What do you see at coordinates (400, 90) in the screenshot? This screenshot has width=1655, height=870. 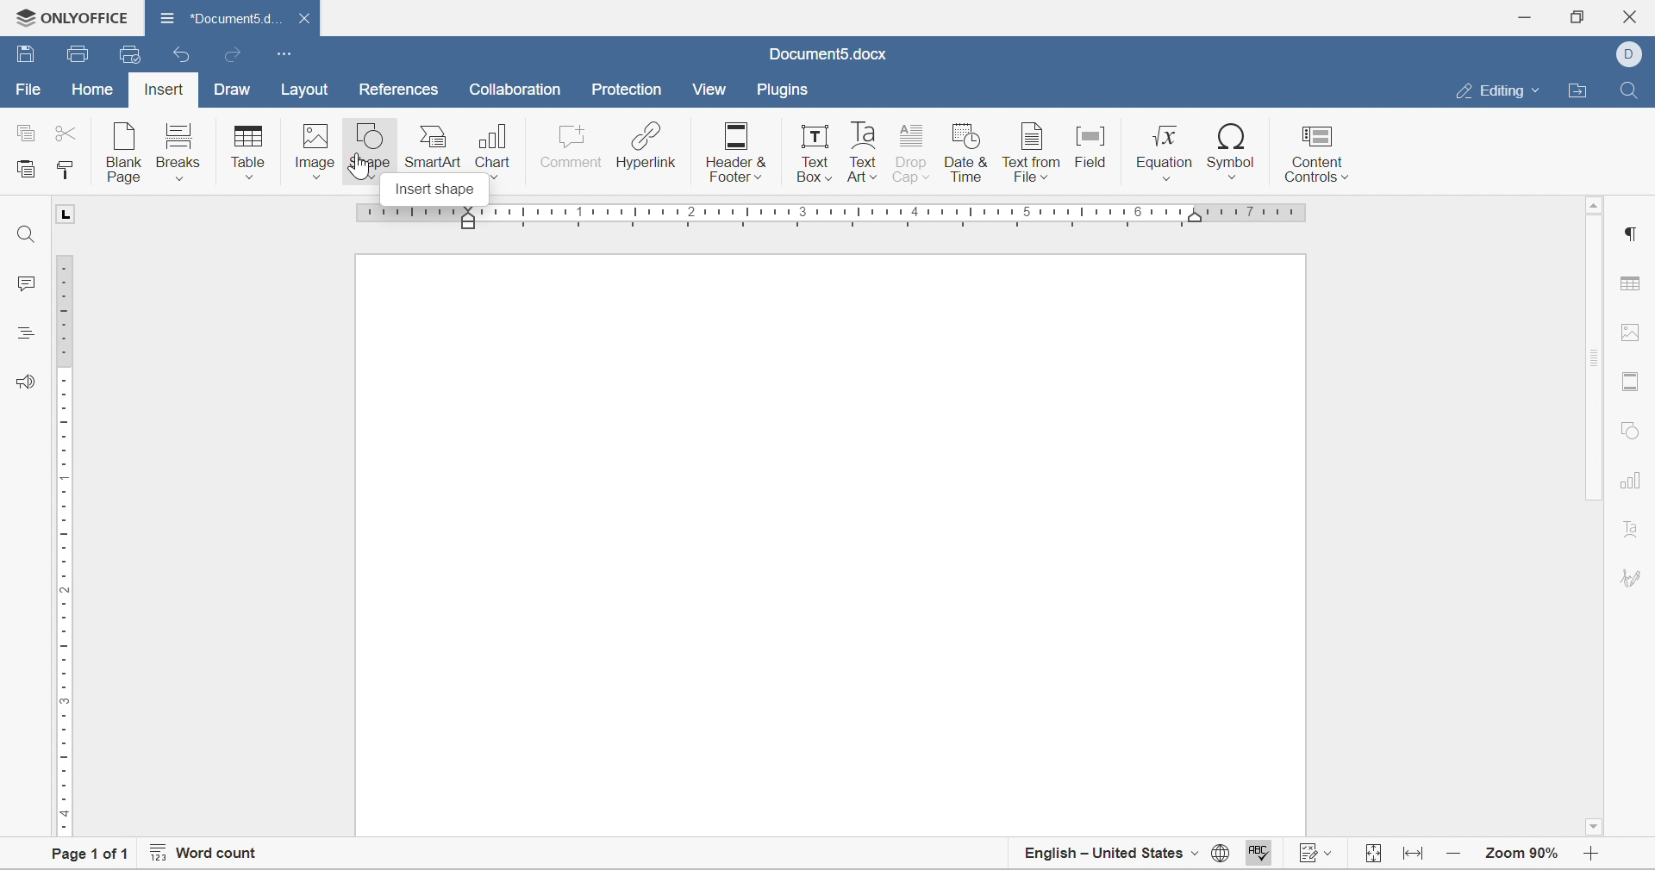 I see `references` at bounding box center [400, 90].